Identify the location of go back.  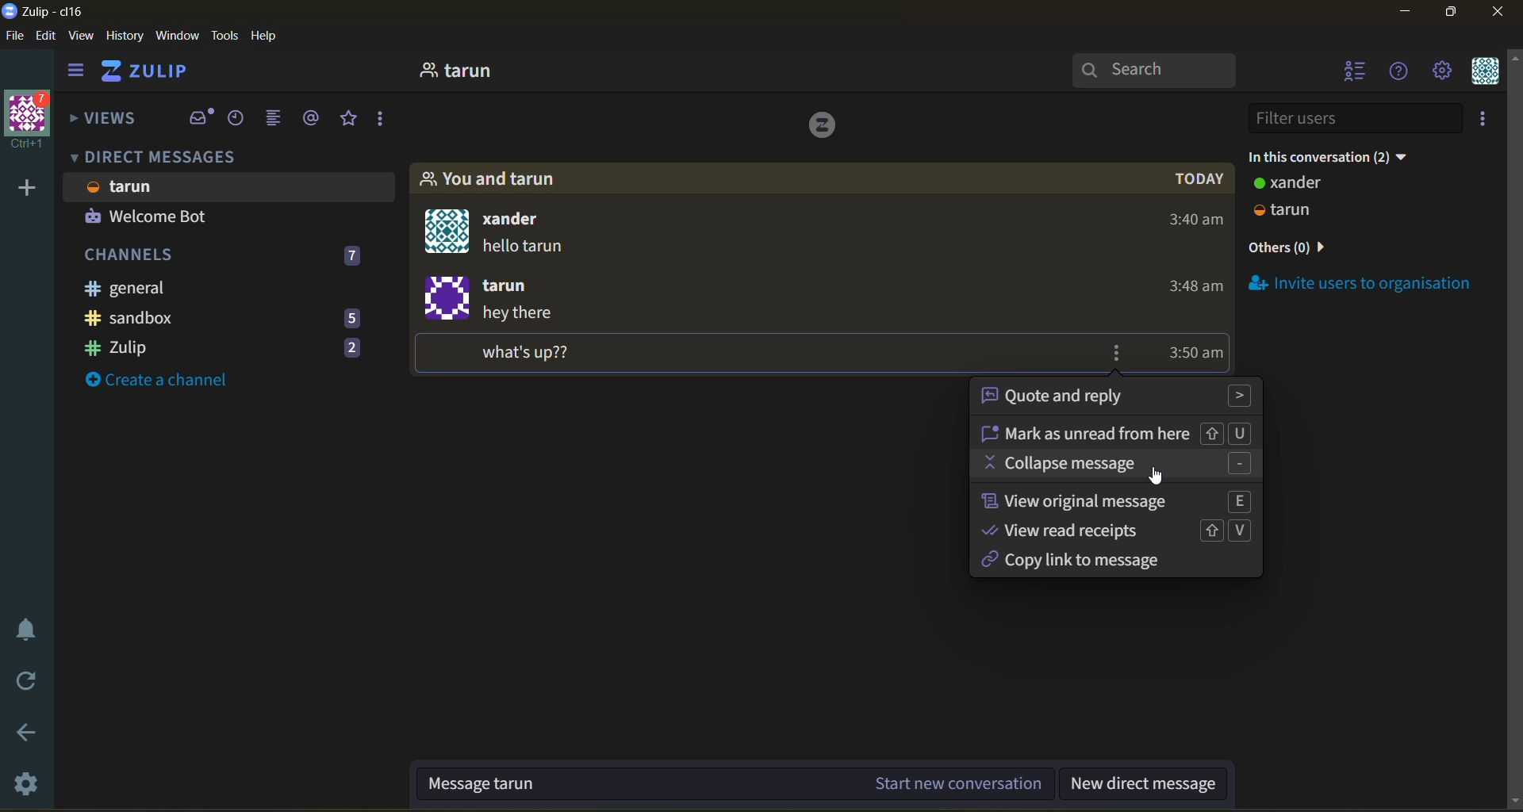
(21, 734).